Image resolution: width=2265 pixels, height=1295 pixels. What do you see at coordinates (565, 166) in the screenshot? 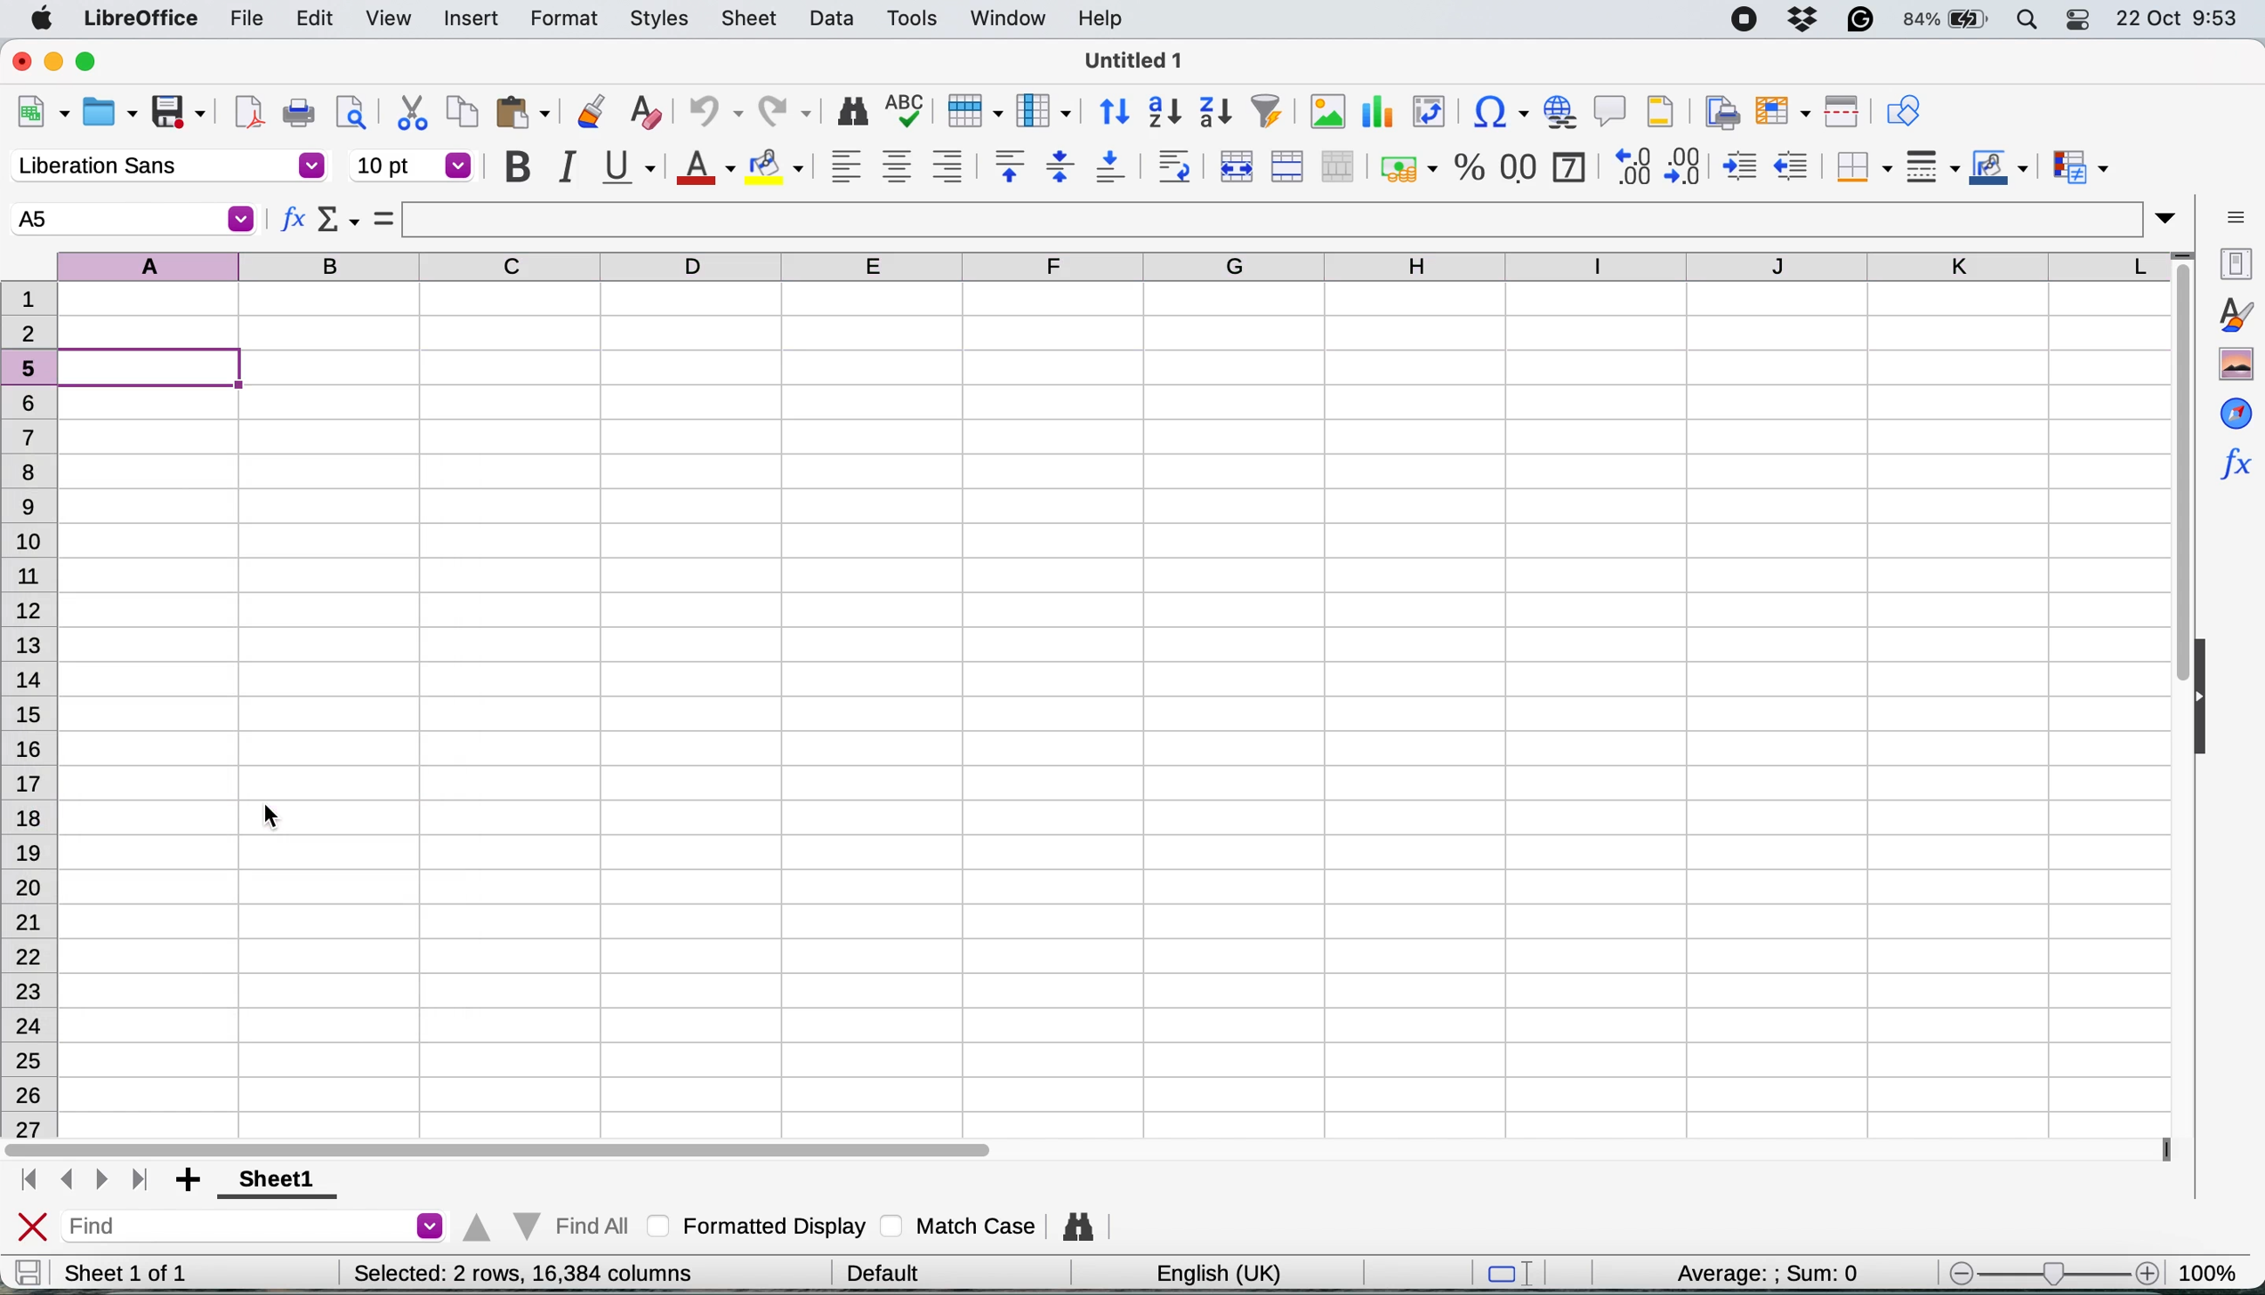
I see `italic` at bounding box center [565, 166].